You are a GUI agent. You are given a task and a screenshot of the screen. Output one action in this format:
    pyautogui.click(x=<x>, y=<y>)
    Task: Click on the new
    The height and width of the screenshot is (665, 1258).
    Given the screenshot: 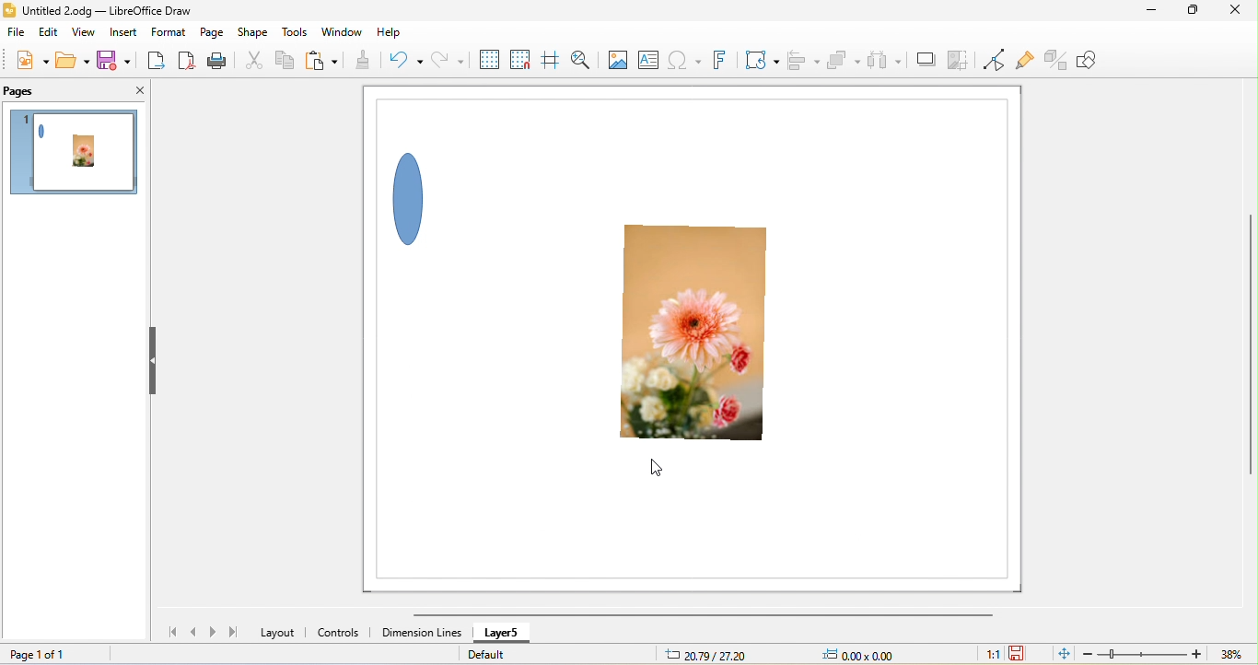 What is the action you would take?
    pyautogui.click(x=32, y=63)
    